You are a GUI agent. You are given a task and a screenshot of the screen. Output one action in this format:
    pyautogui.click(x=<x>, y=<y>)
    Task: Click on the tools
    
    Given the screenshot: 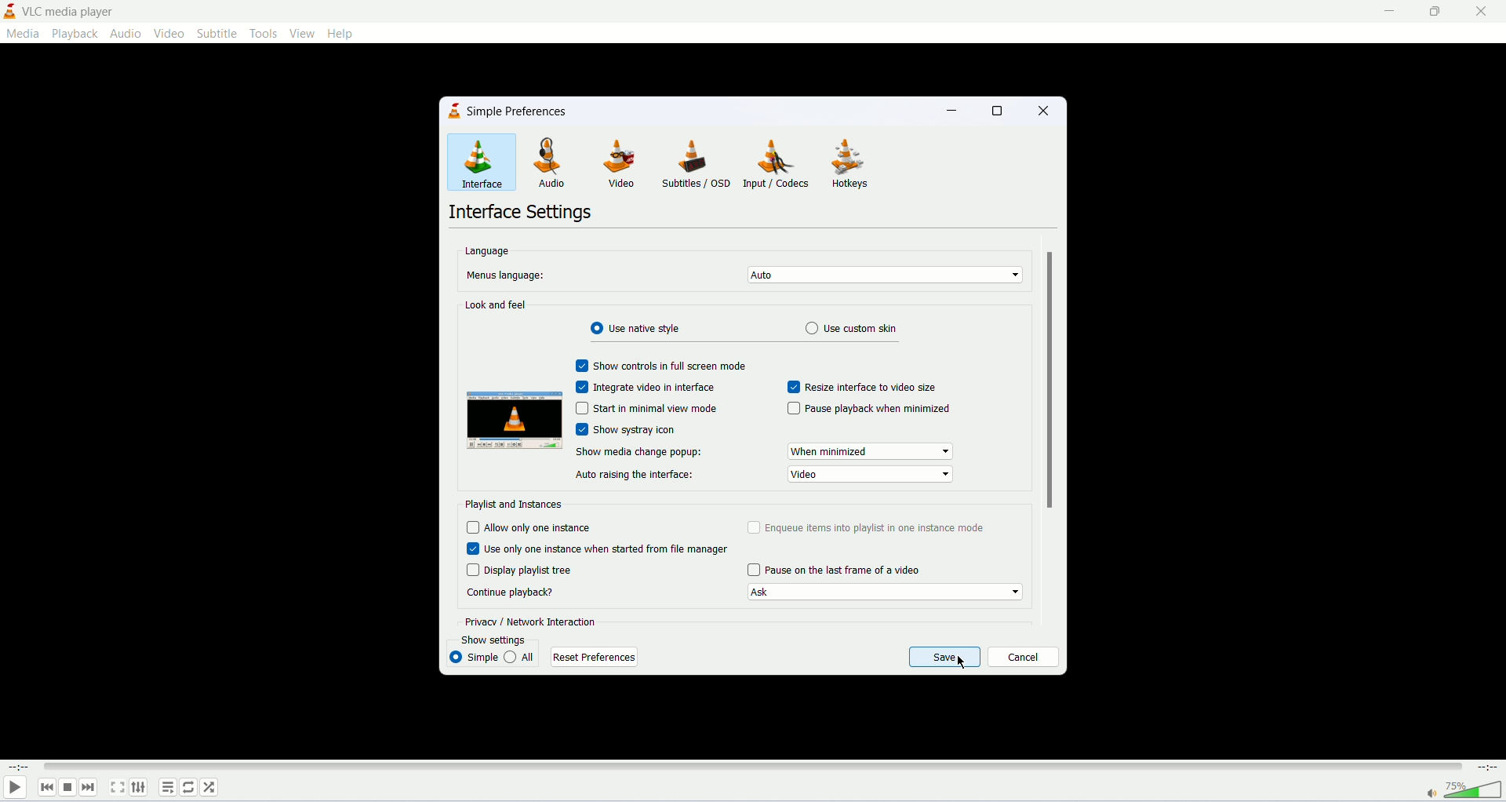 What is the action you would take?
    pyautogui.click(x=264, y=35)
    